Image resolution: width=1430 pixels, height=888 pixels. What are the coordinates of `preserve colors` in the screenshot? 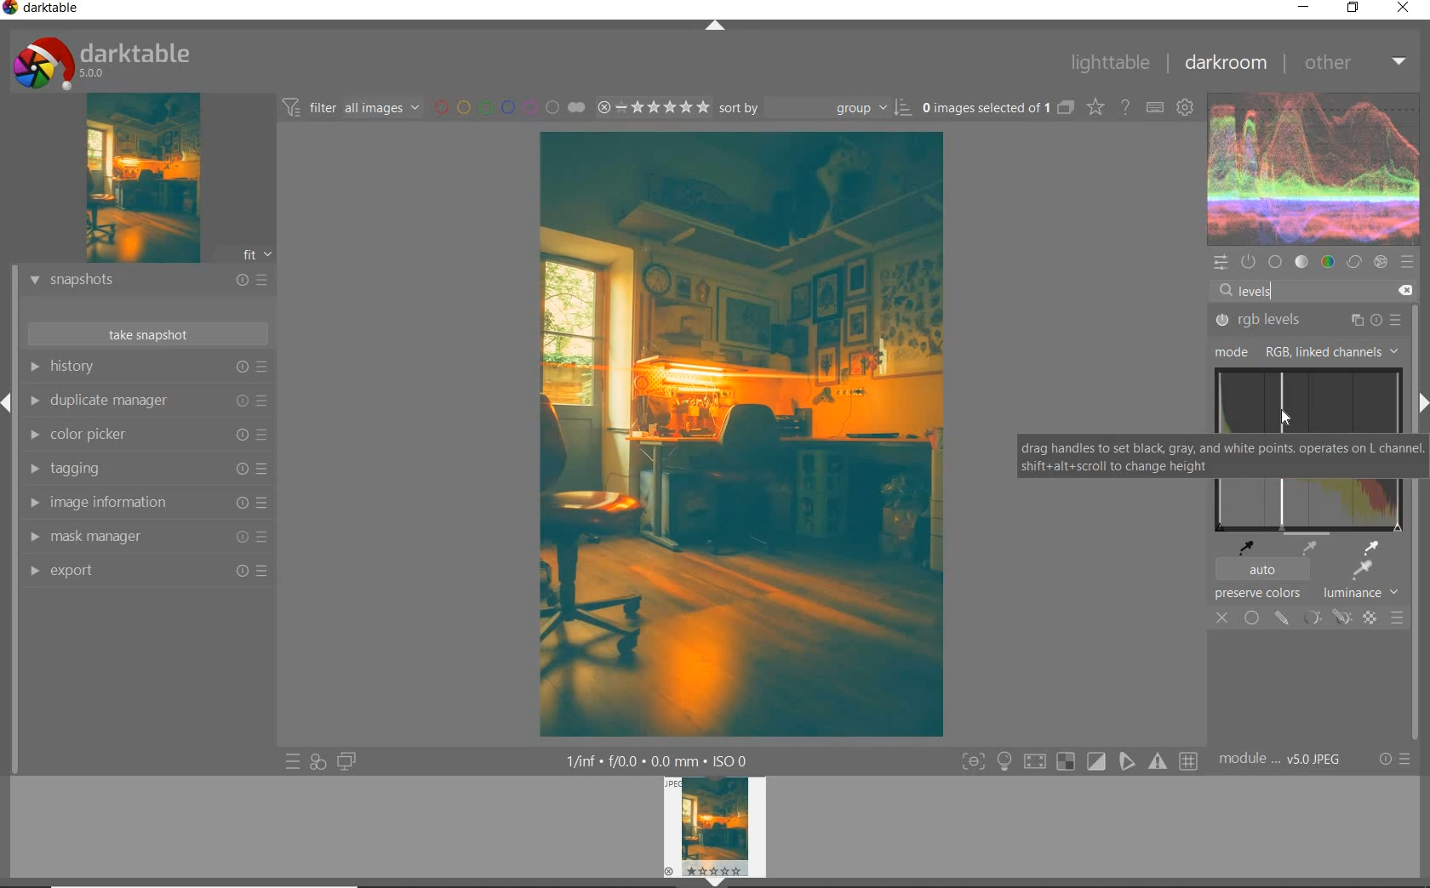 It's located at (1258, 595).